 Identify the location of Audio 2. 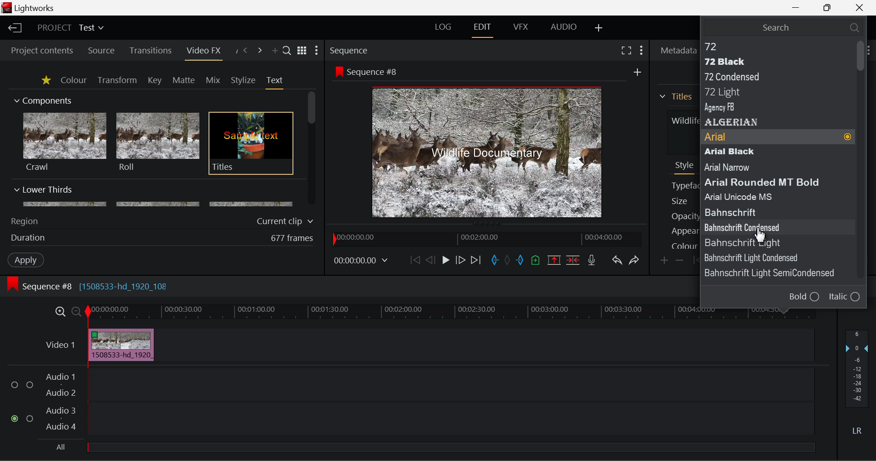
(61, 393).